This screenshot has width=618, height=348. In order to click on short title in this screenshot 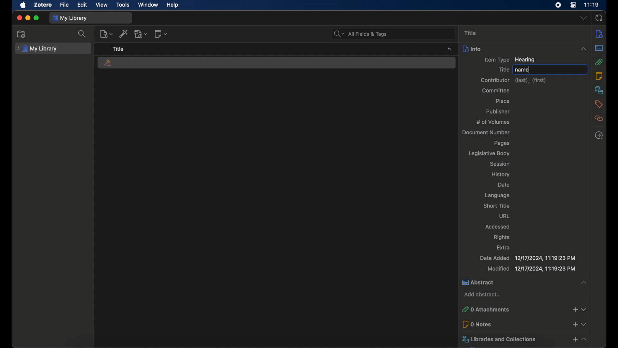, I will do `click(497, 206)`.